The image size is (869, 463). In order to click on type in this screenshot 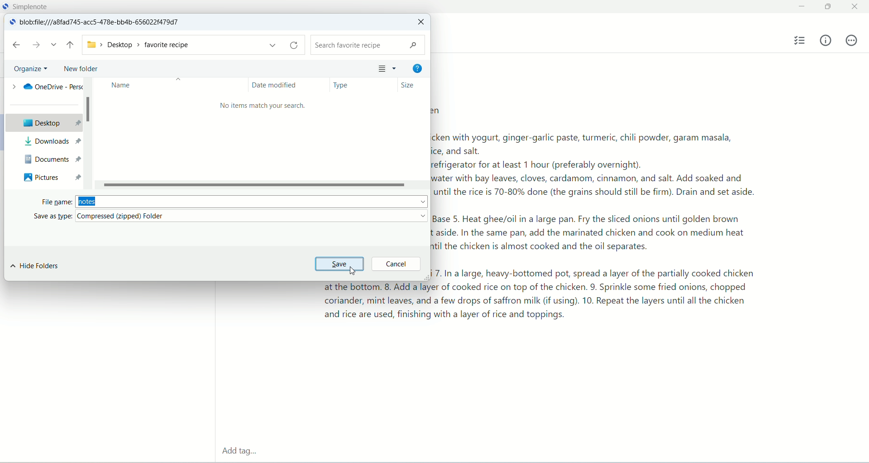, I will do `click(358, 85)`.